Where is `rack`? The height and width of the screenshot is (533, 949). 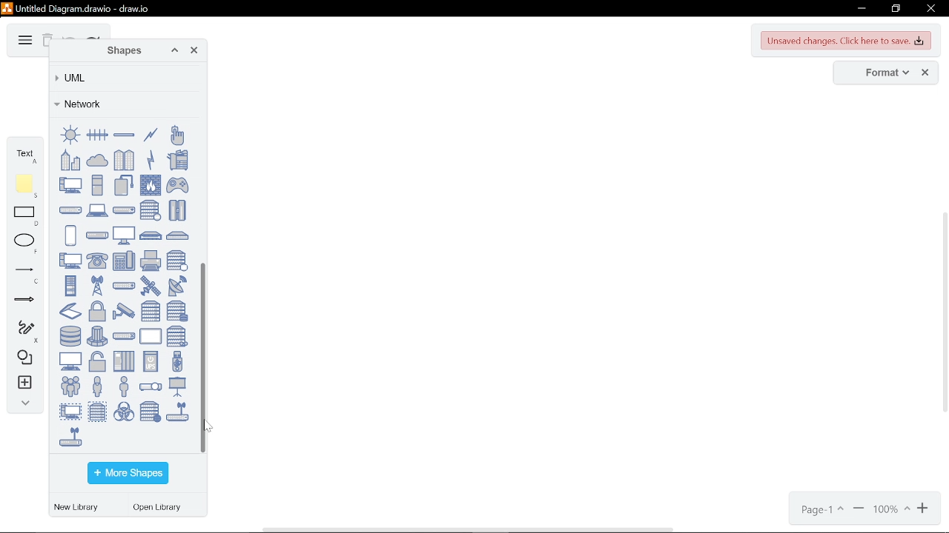
rack is located at coordinates (70, 285).